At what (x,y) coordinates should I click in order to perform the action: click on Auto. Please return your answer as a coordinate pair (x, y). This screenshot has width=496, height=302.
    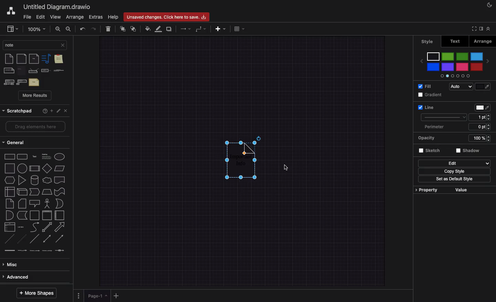
    Looking at the image, I should click on (460, 87).